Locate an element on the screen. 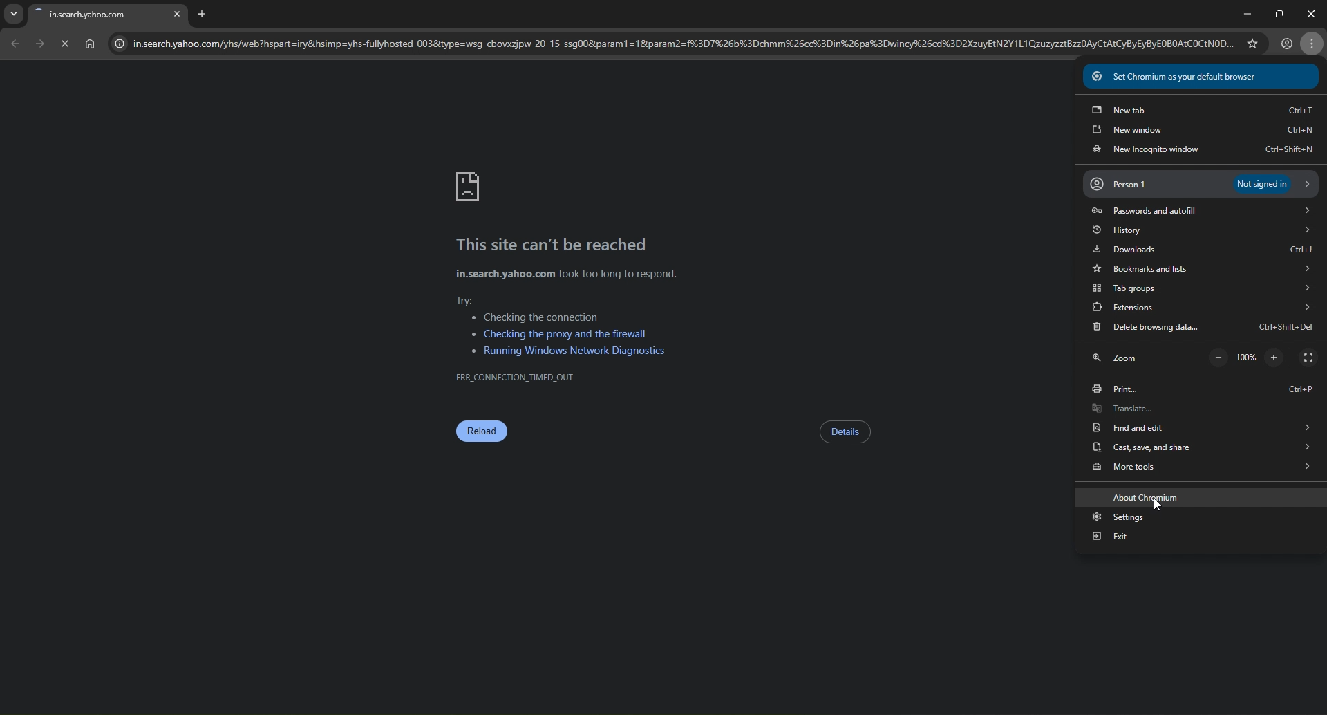 The height and width of the screenshot is (715, 1327). checking the connection is located at coordinates (536, 317).